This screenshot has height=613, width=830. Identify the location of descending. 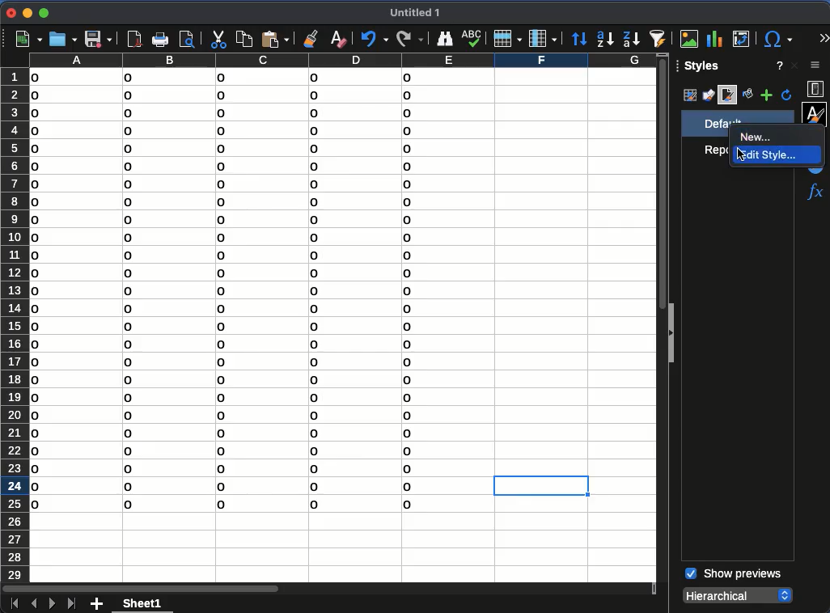
(631, 39).